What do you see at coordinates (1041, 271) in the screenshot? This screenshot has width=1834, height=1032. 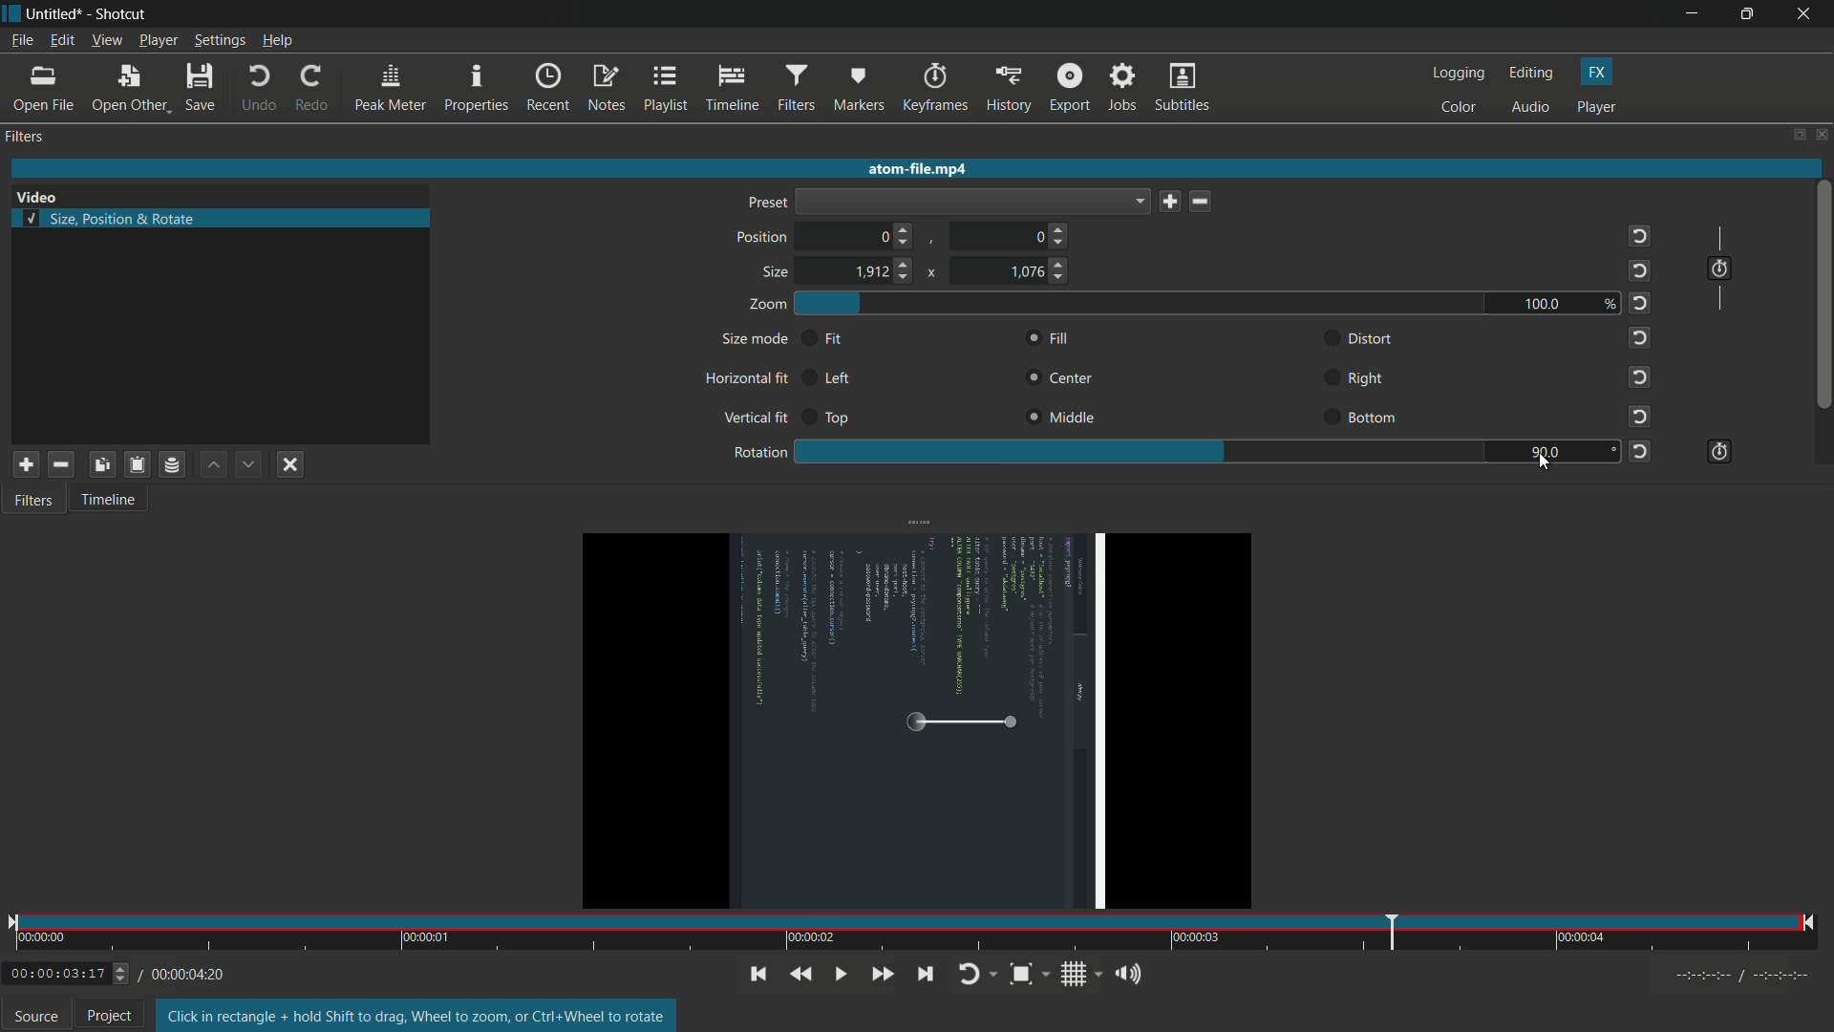 I see `1076 (choose size)` at bounding box center [1041, 271].